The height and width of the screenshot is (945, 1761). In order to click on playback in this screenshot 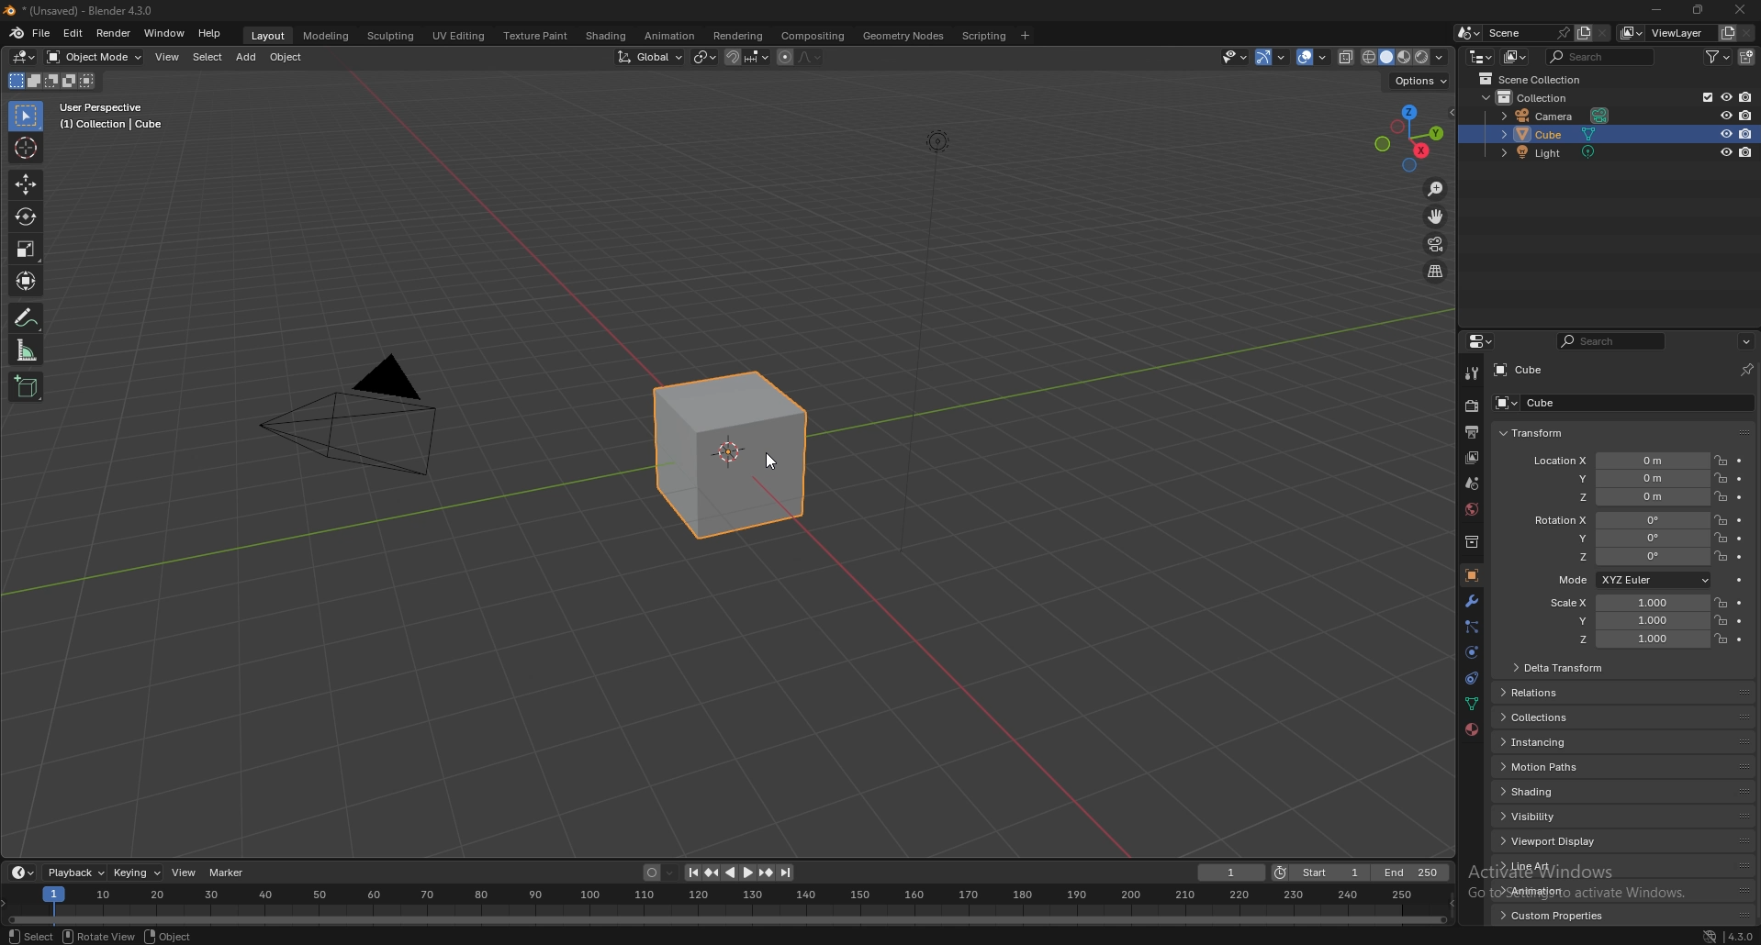, I will do `click(74, 873)`.